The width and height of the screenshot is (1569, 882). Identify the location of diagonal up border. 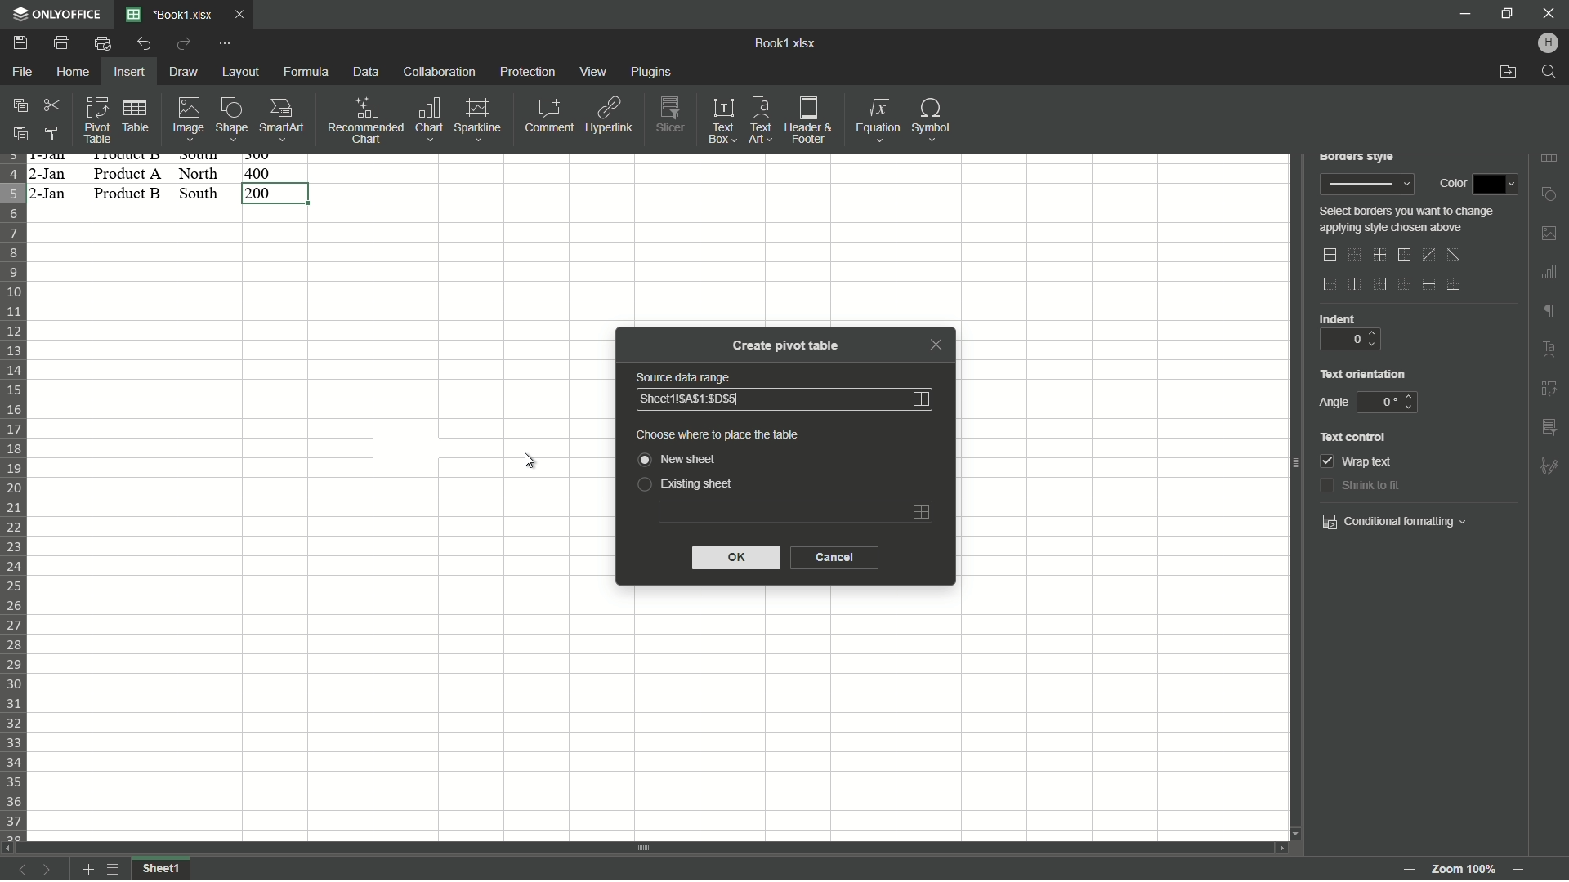
(1431, 255).